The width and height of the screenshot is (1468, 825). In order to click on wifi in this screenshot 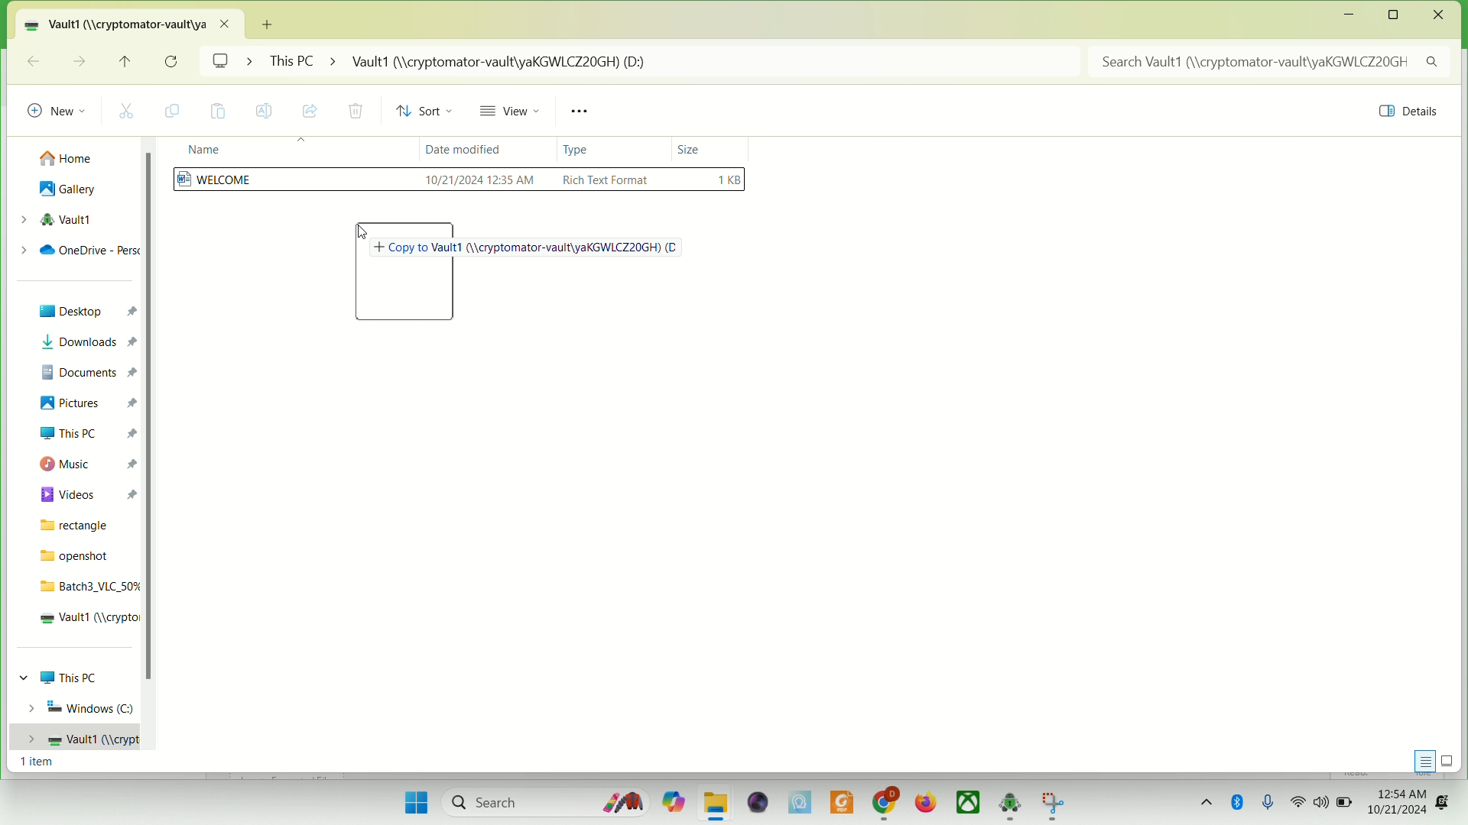, I will do `click(1299, 802)`.